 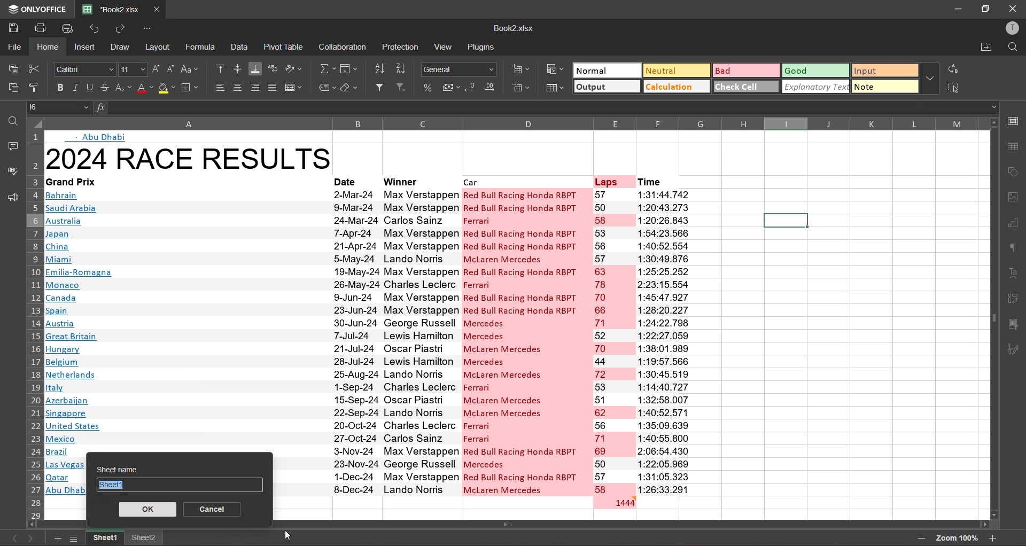 What do you see at coordinates (1016, 350) in the screenshot?
I see `signature` at bounding box center [1016, 350].